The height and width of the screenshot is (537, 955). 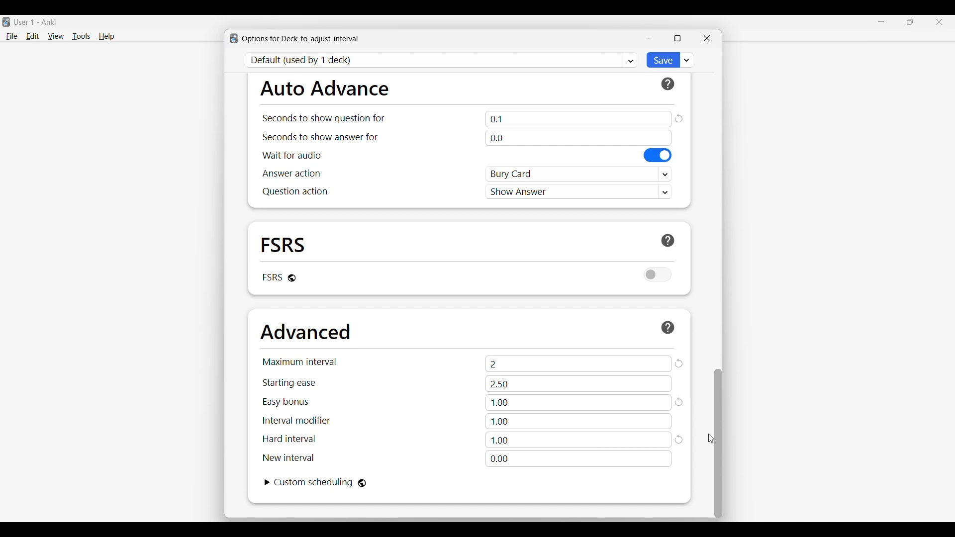 I want to click on 0.1, so click(x=578, y=119).